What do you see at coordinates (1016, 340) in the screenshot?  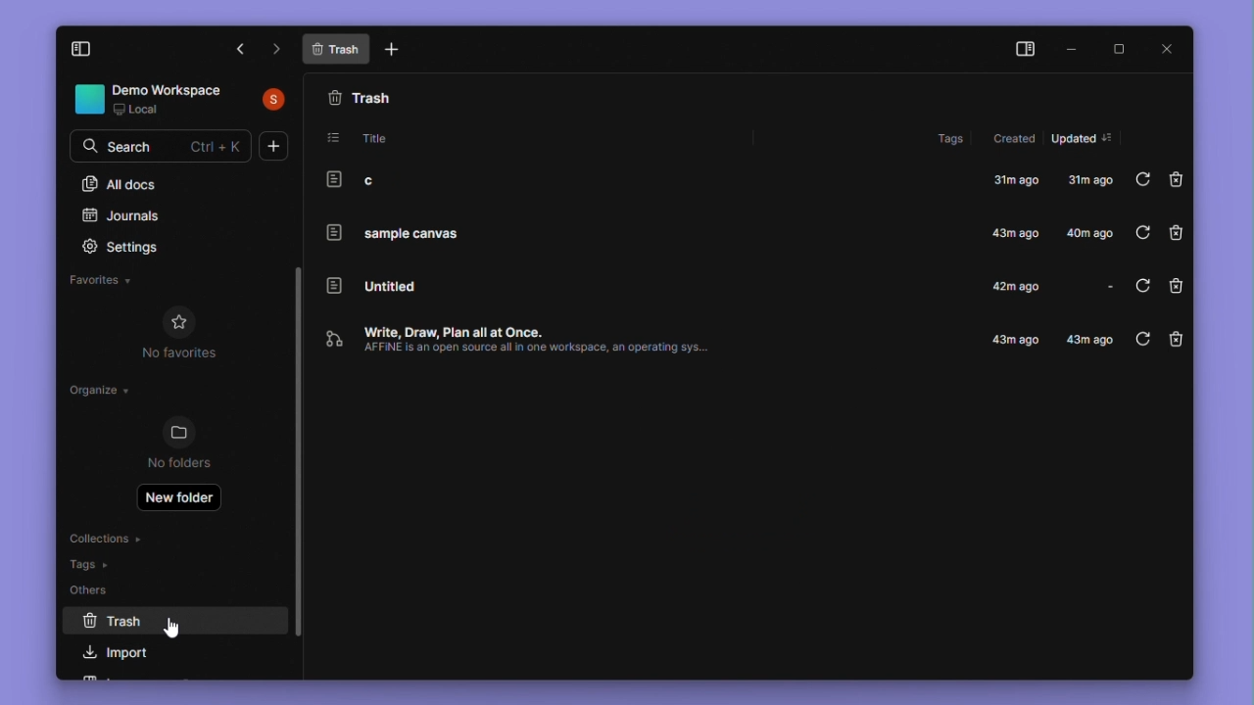 I see `time created` at bounding box center [1016, 340].